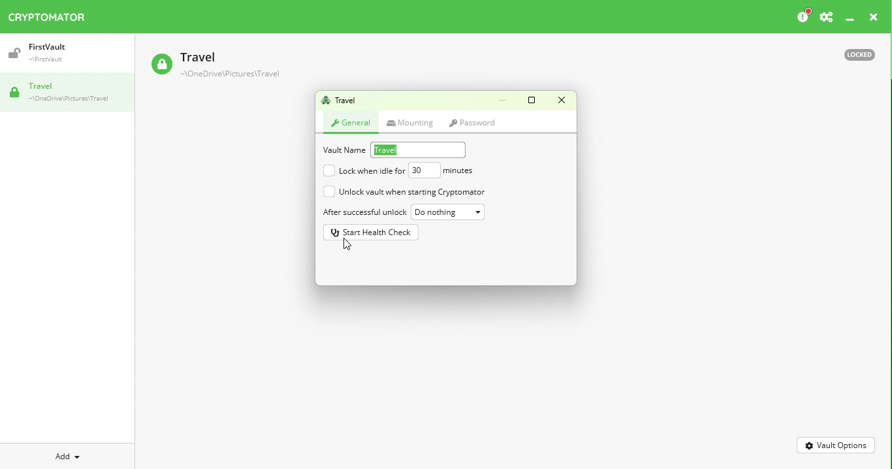 The width and height of the screenshot is (892, 469). Describe the element at coordinates (421, 170) in the screenshot. I see `30` at that location.